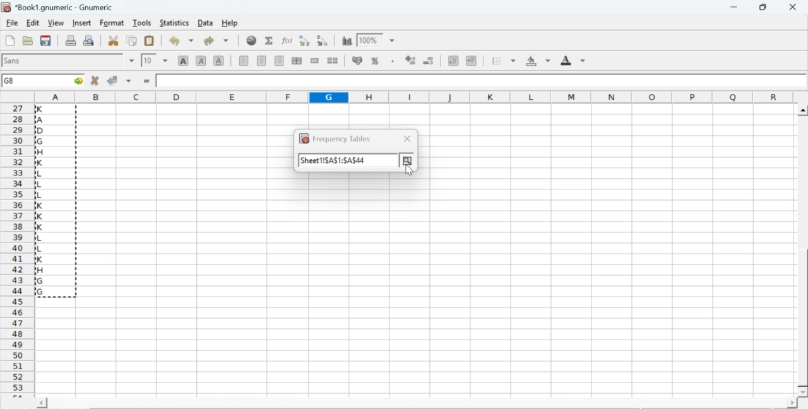 The image size is (808, 409). Describe the element at coordinates (409, 169) in the screenshot. I see `cursor` at that location.